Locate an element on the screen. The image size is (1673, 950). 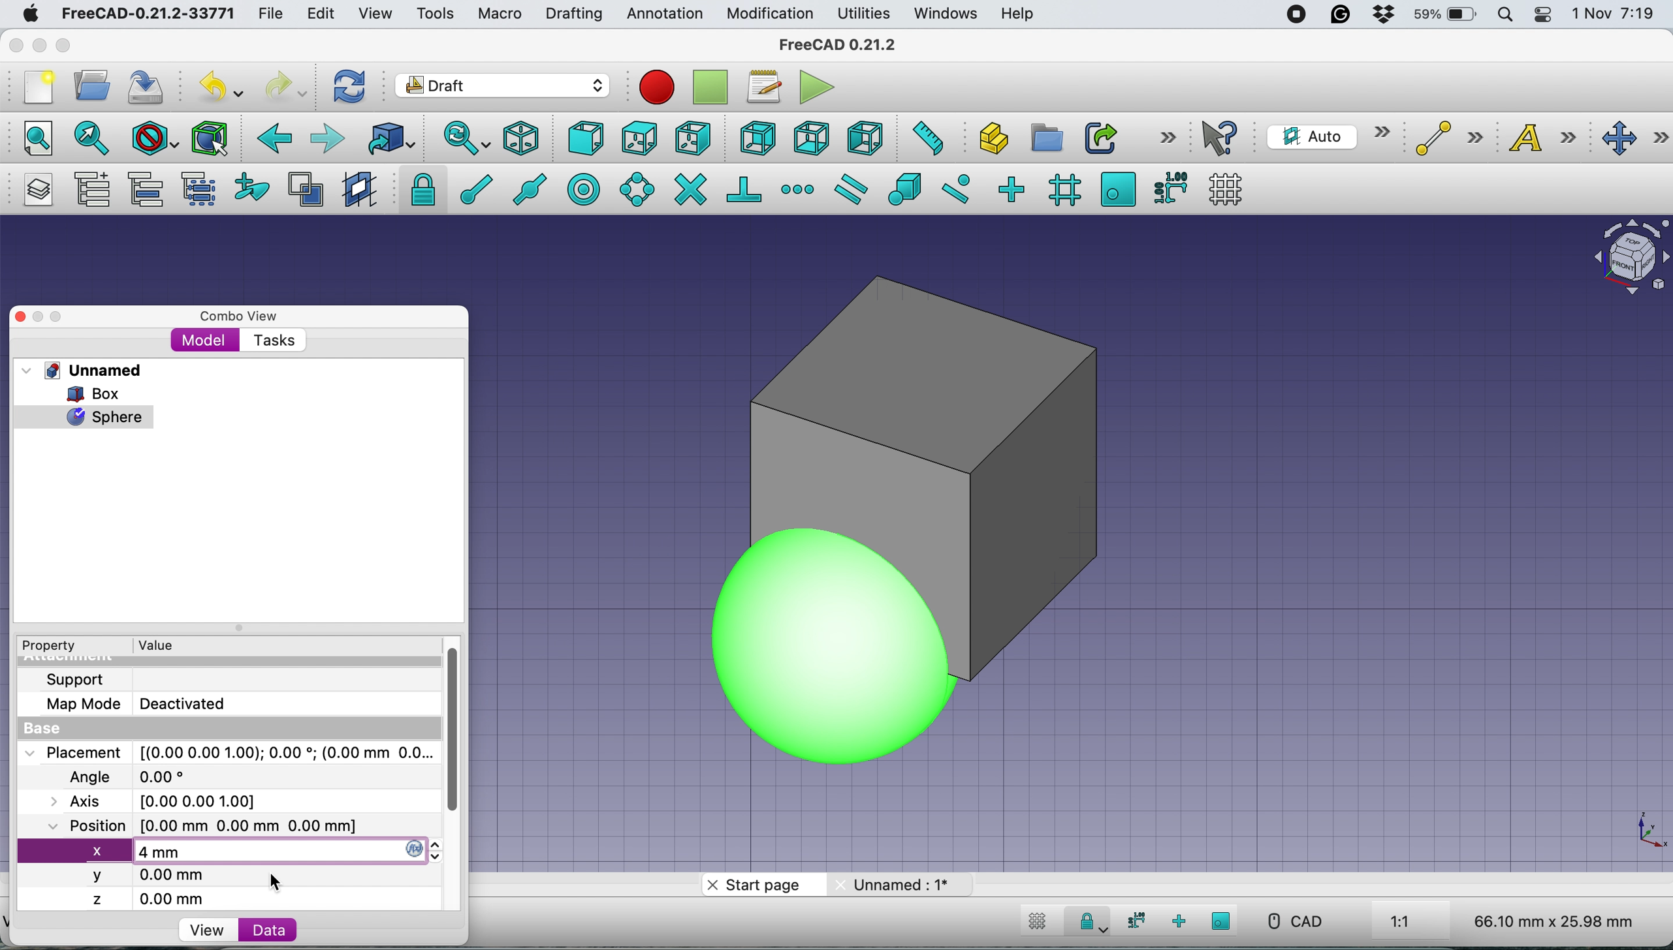
move is located at coordinates (1636, 139).